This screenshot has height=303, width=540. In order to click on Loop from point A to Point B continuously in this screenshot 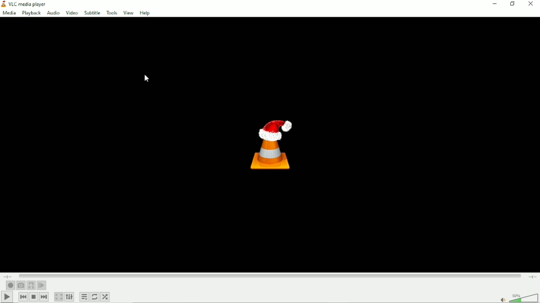, I will do `click(31, 285)`.